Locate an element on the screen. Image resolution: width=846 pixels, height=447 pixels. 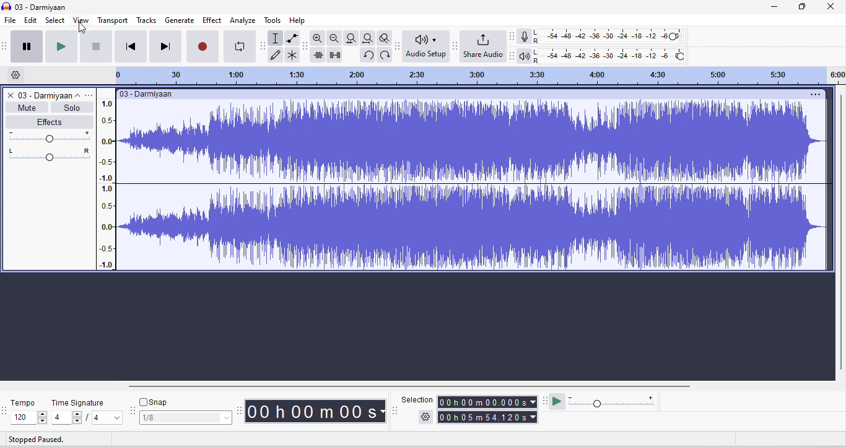
help is located at coordinates (299, 20).